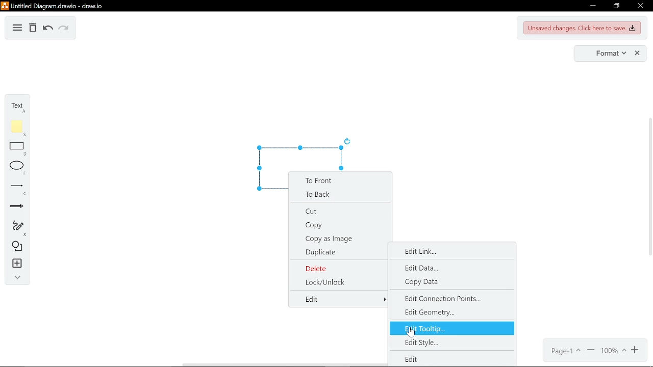 The height and width of the screenshot is (367, 653). Describe the element at coordinates (17, 278) in the screenshot. I see `collapse` at that location.